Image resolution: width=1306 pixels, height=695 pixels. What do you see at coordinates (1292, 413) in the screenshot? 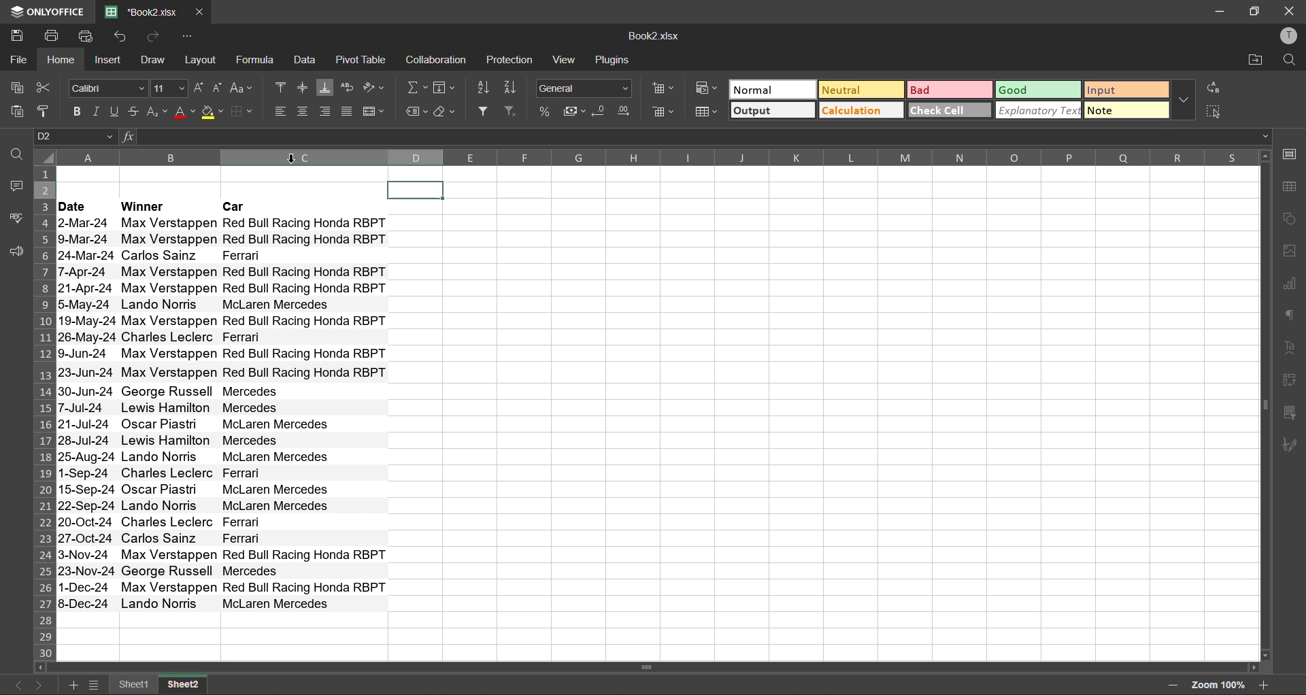
I see `slicer` at bounding box center [1292, 413].